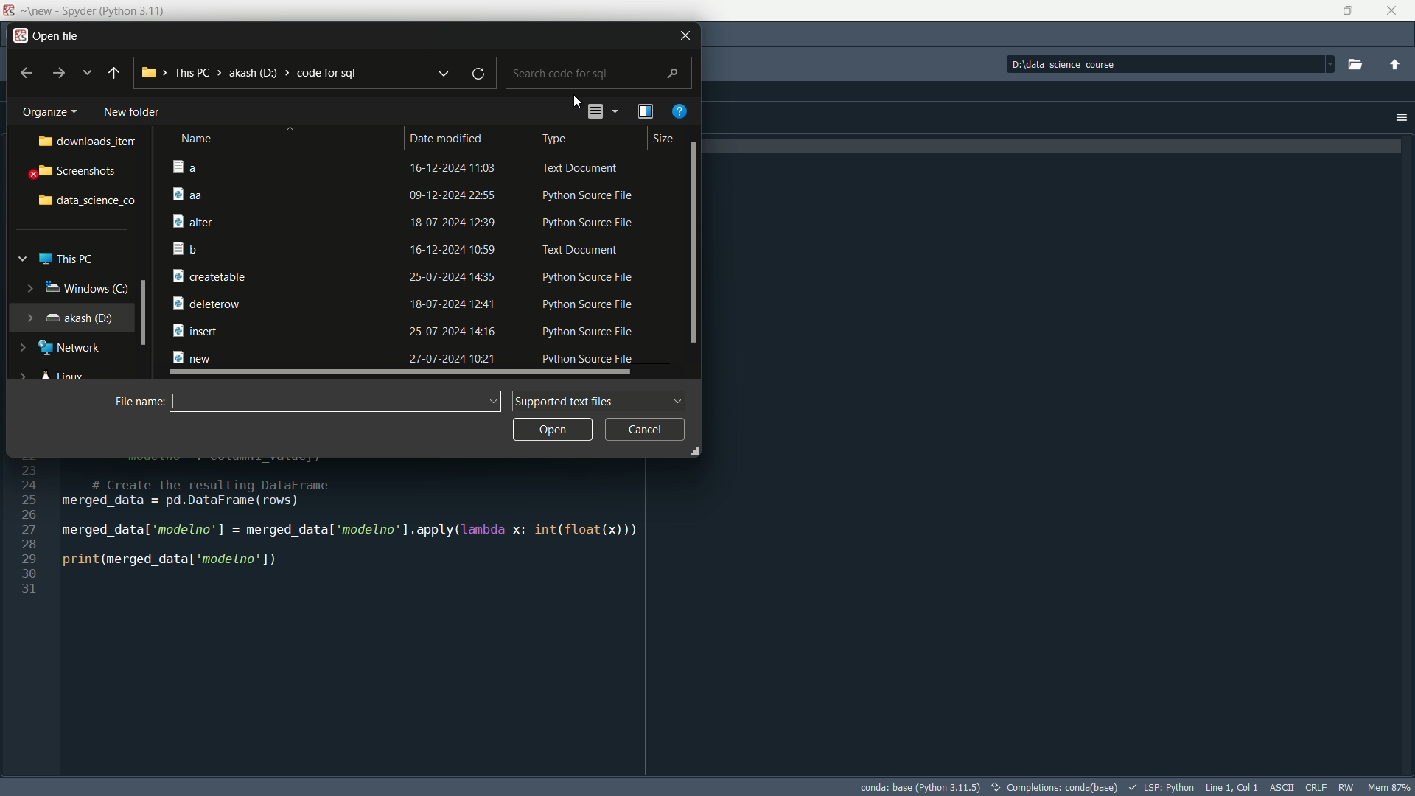 The image size is (1415, 796). What do you see at coordinates (443, 70) in the screenshot?
I see `recent locations` at bounding box center [443, 70].